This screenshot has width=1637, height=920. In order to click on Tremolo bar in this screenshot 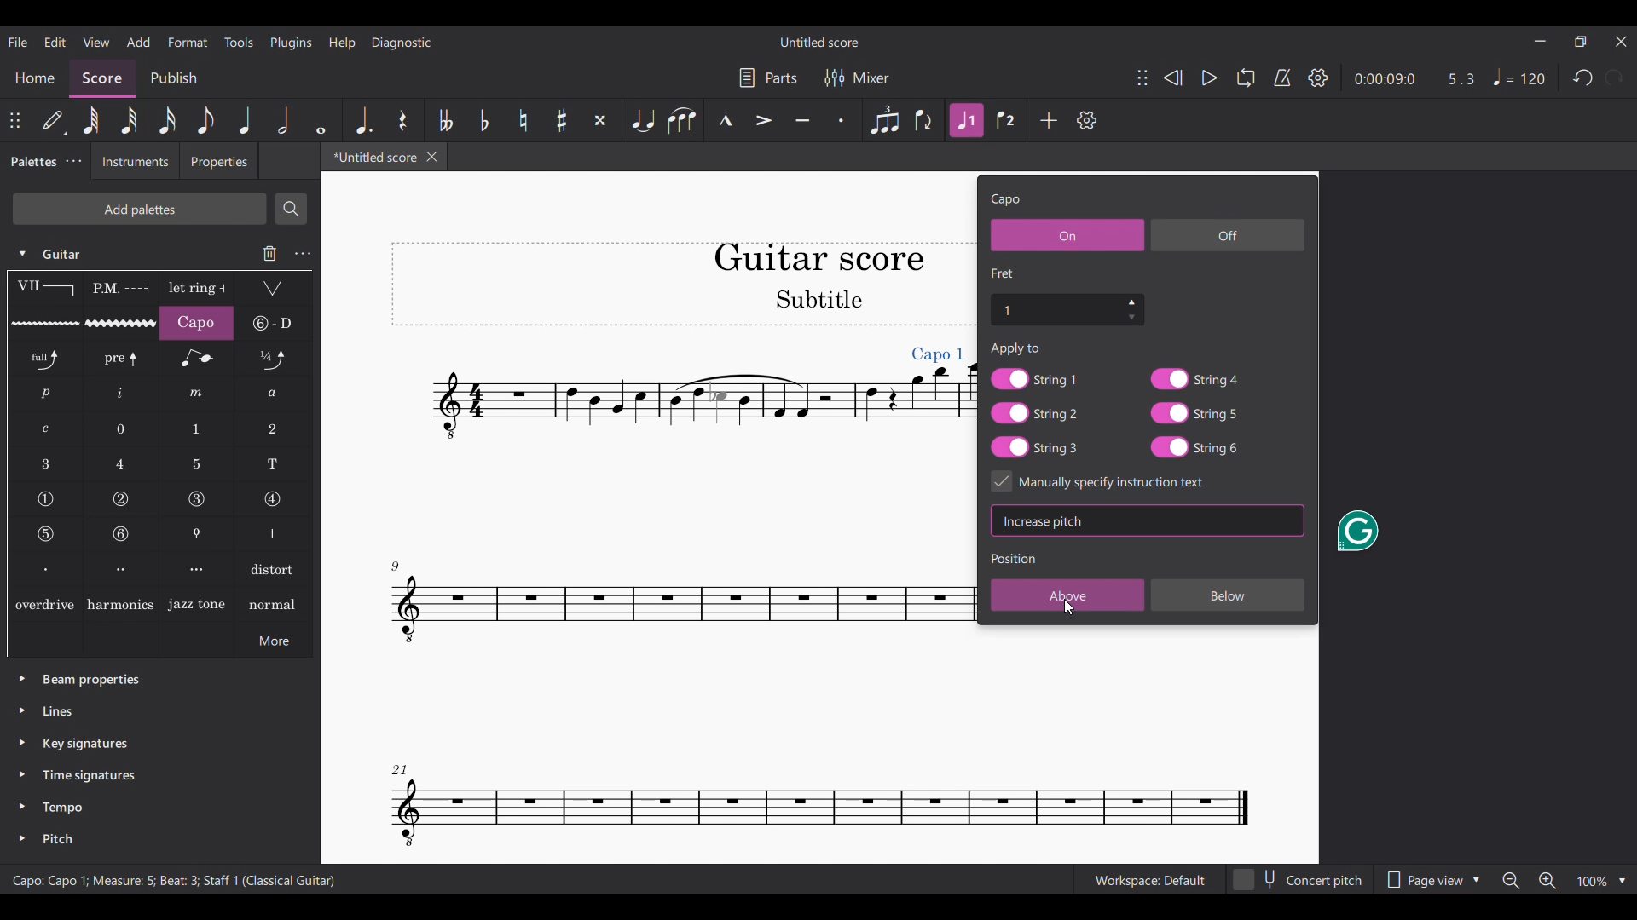, I will do `click(274, 289)`.